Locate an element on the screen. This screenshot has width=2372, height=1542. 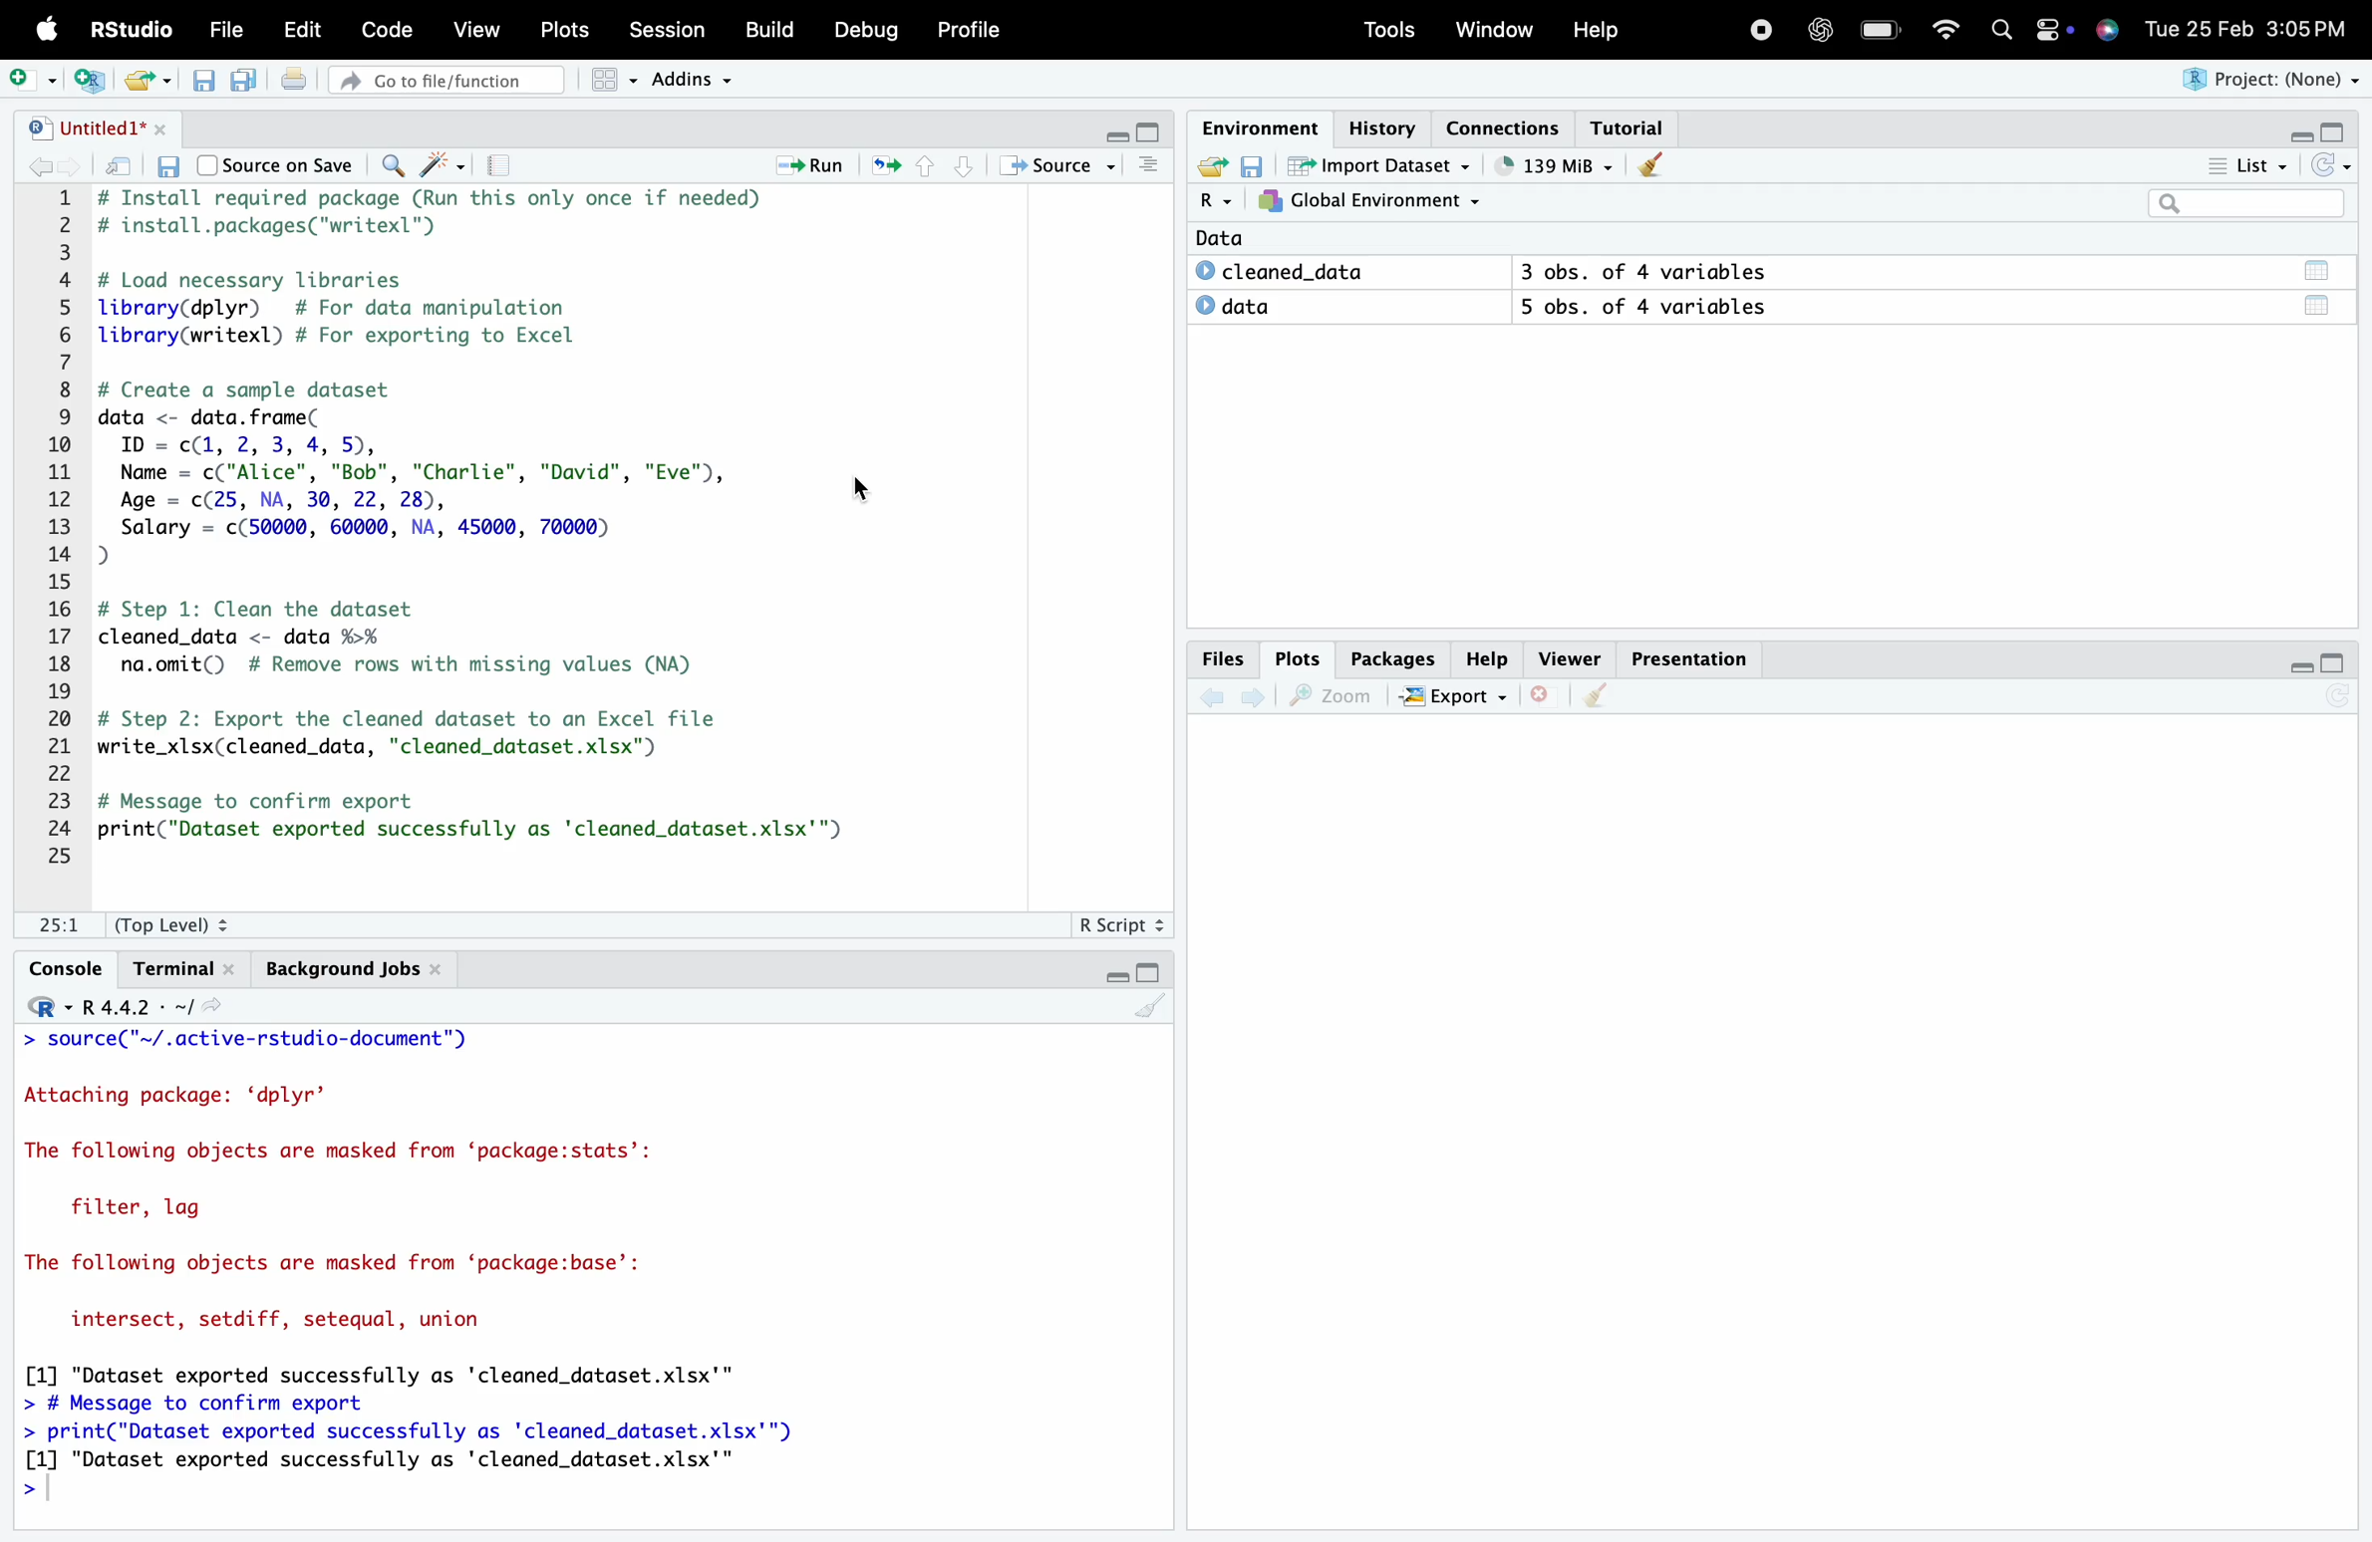
Refresh the list of objects in the environment is located at coordinates (2330, 167).